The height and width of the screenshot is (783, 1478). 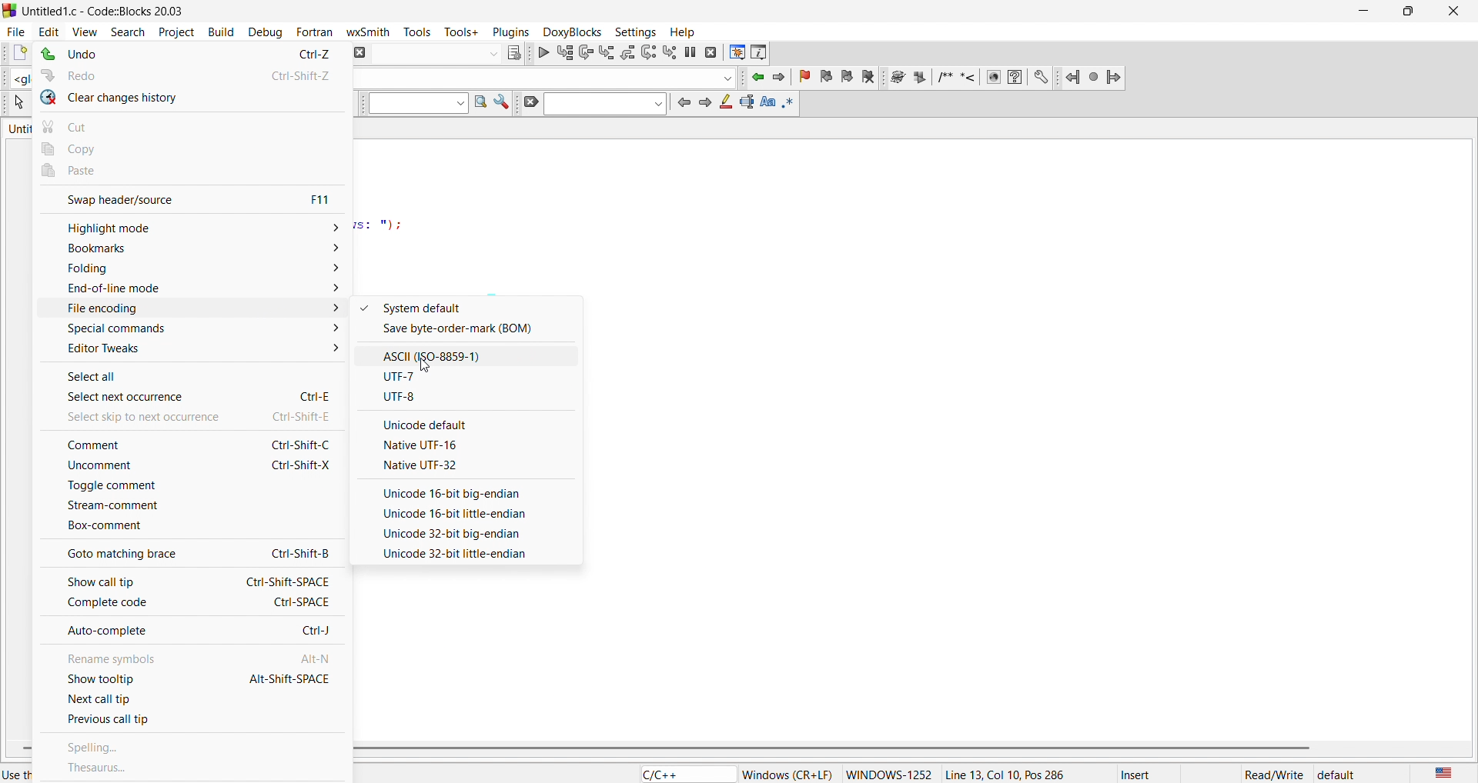 I want to click on jump forward, so click(x=1115, y=78).